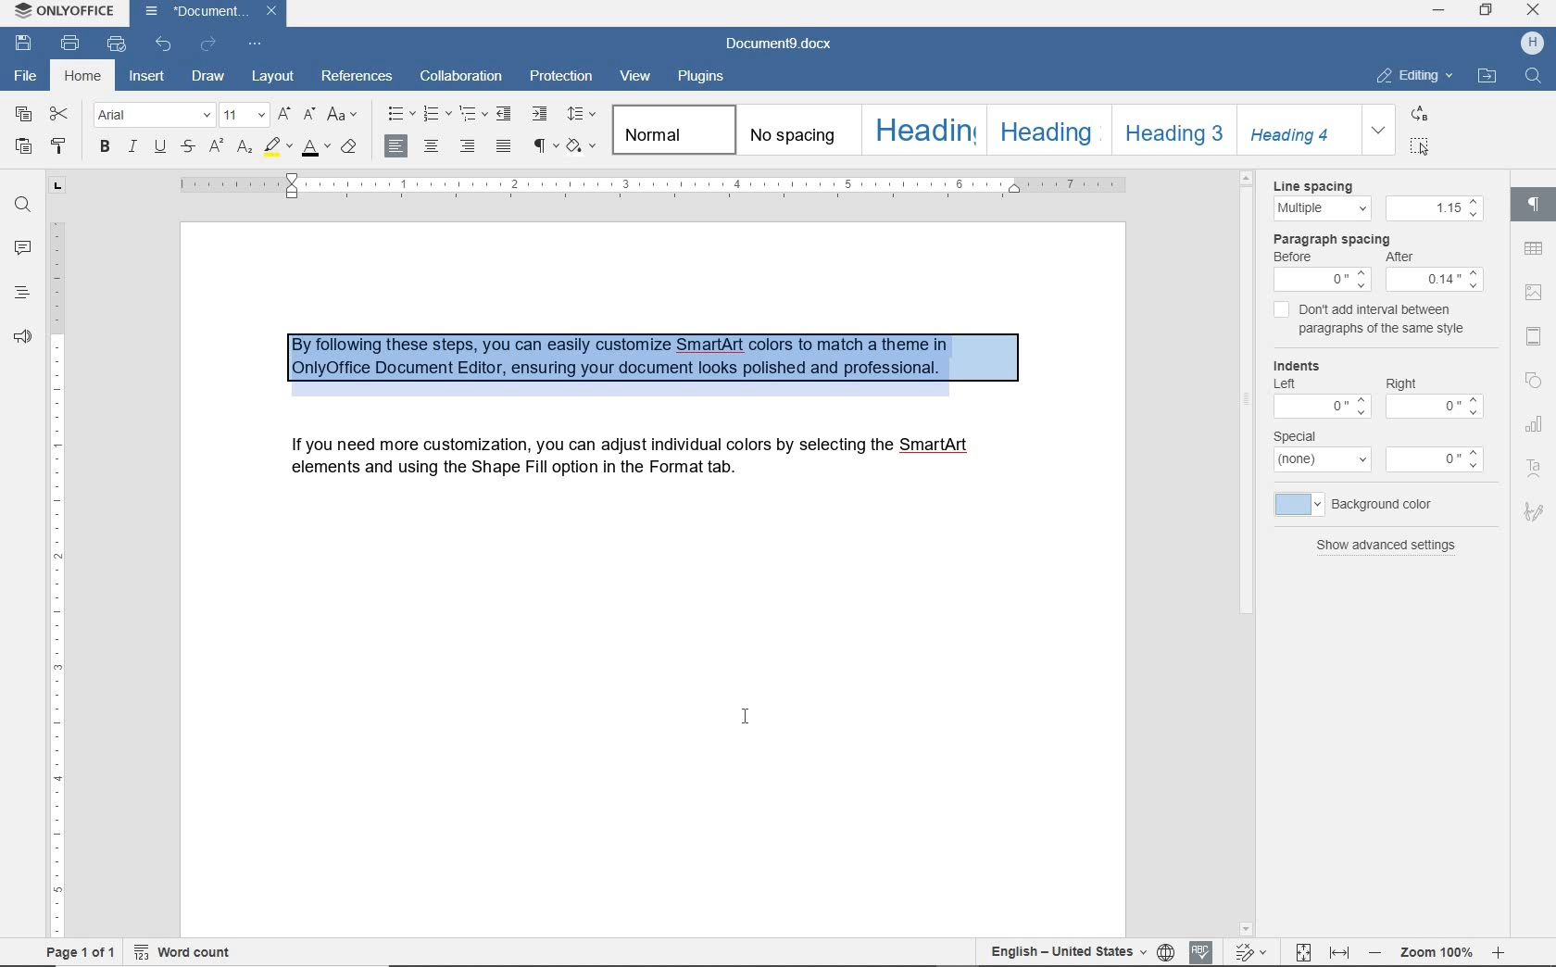 This screenshot has width=1556, height=967. What do you see at coordinates (255, 44) in the screenshot?
I see `customize quick access toolbar` at bounding box center [255, 44].